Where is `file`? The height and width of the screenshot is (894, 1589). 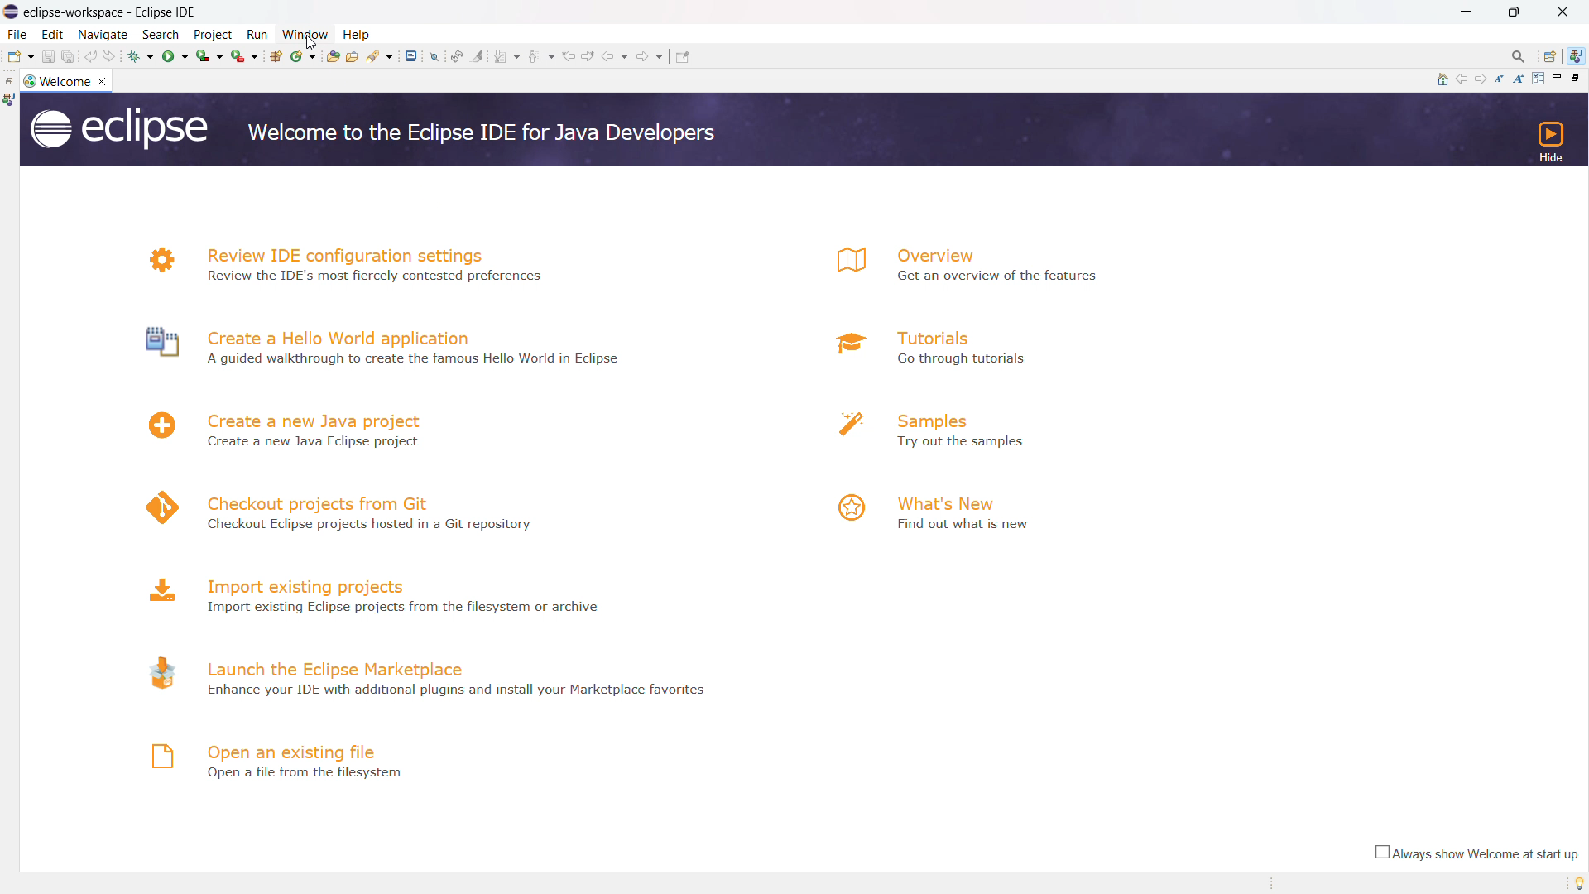
file is located at coordinates (17, 34).